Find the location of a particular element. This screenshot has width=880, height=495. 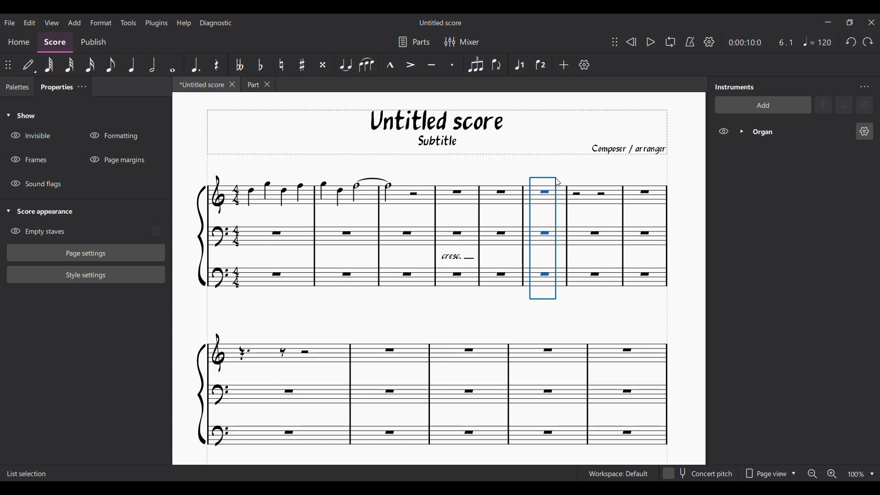

Cursor position unchanged is located at coordinates (558, 182).